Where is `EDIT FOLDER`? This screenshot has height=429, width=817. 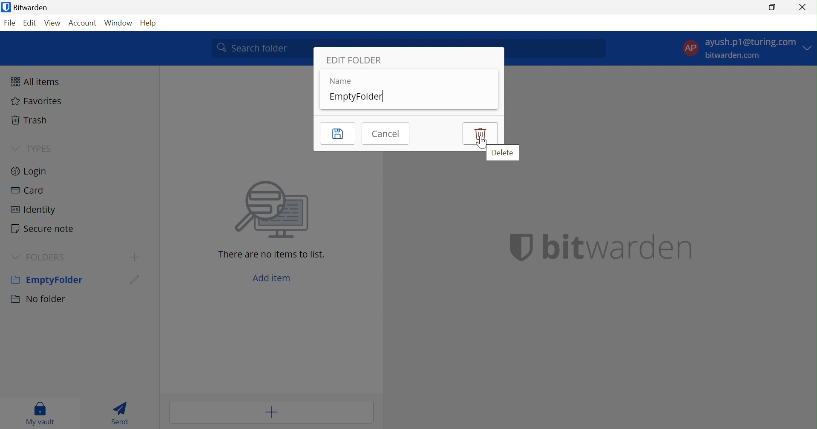 EDIT FOLDER is located at coordinates (358, 61).